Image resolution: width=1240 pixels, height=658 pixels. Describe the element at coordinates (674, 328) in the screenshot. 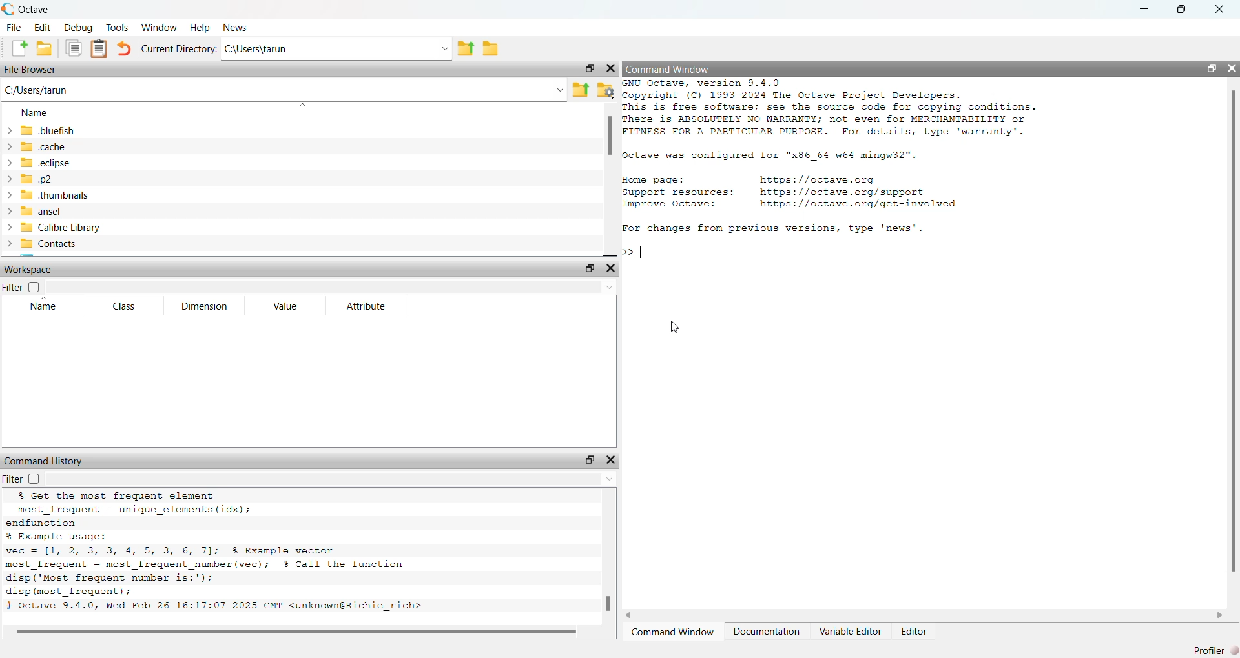

I see `cursor` at that location.